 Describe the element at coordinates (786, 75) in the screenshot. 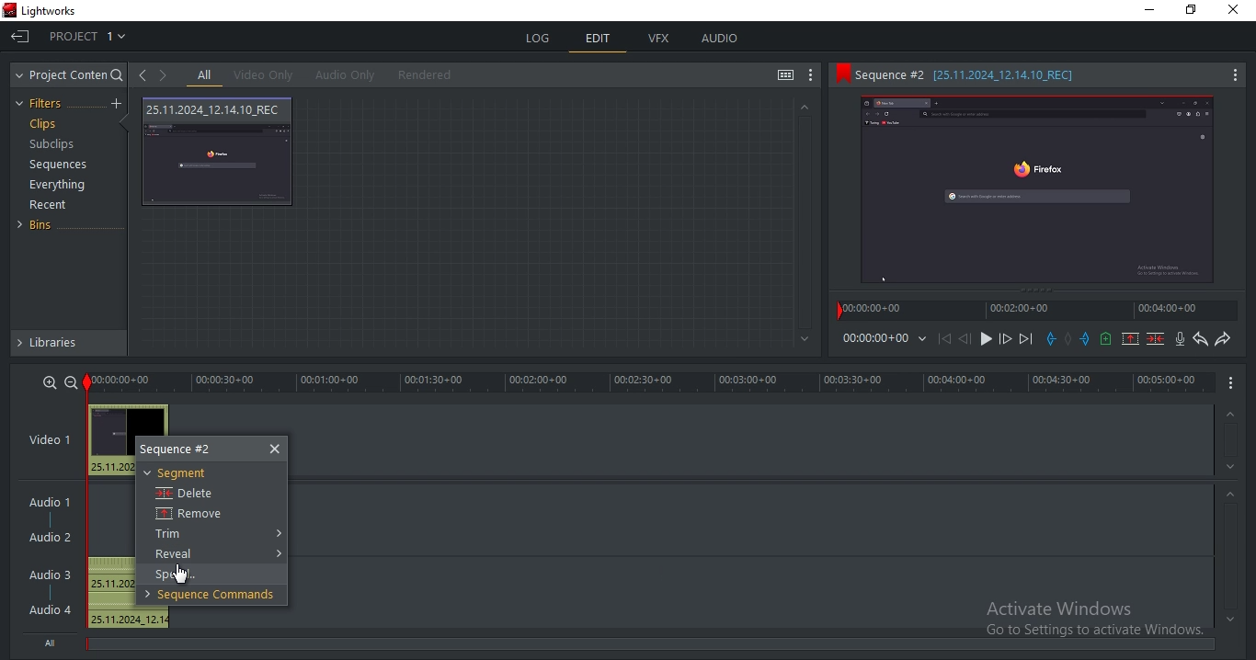

I see `` at that location.